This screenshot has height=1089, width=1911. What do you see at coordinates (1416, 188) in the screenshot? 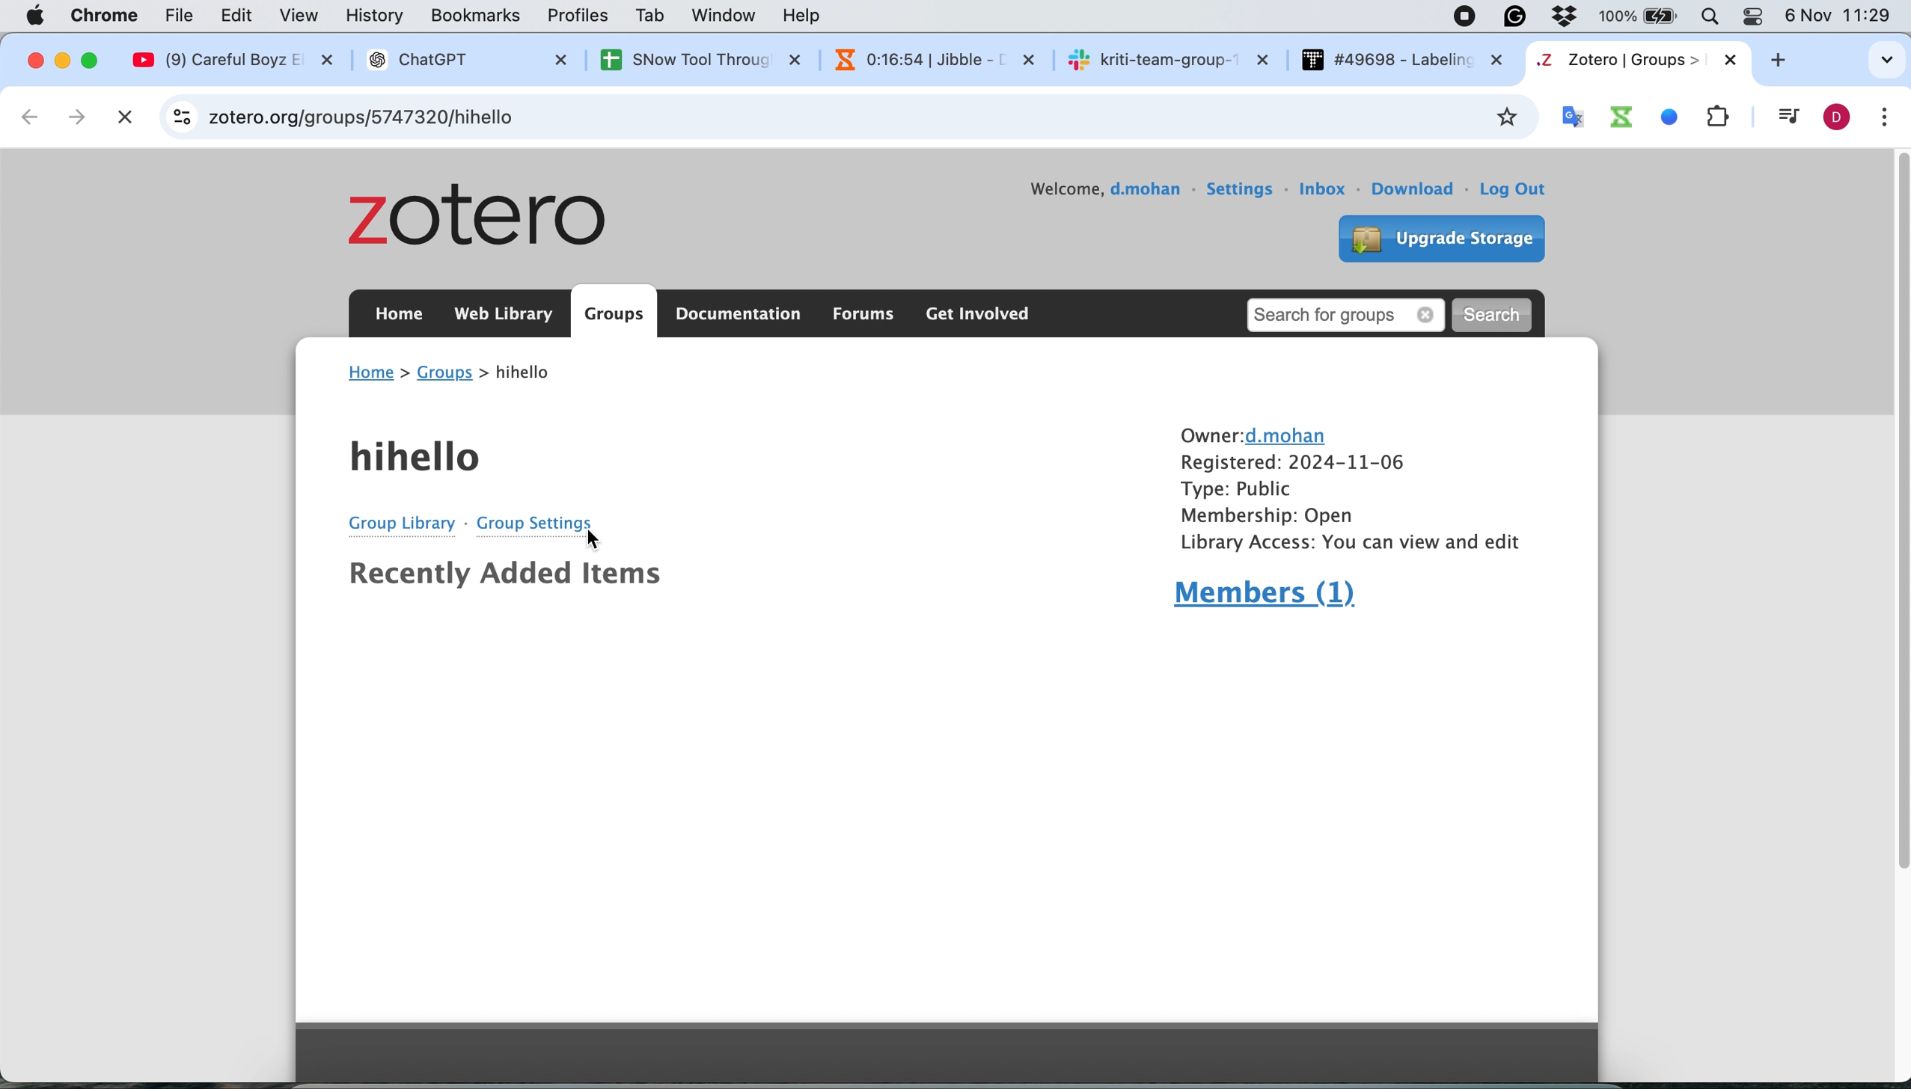
I see `download` at bounding box center [1416, 188].